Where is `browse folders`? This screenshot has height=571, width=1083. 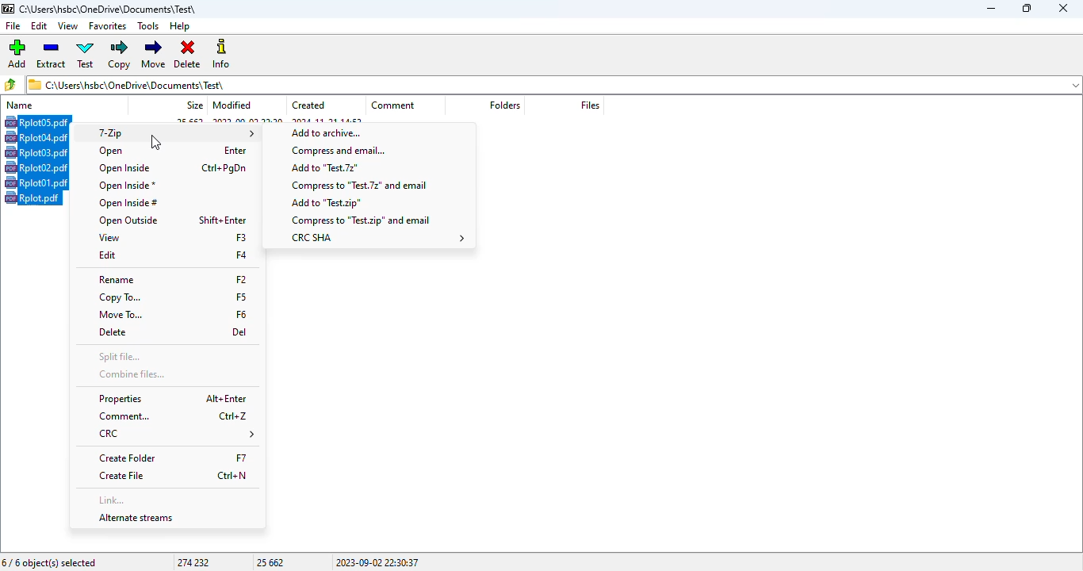 browse folders is located at coordinates (12, 84).